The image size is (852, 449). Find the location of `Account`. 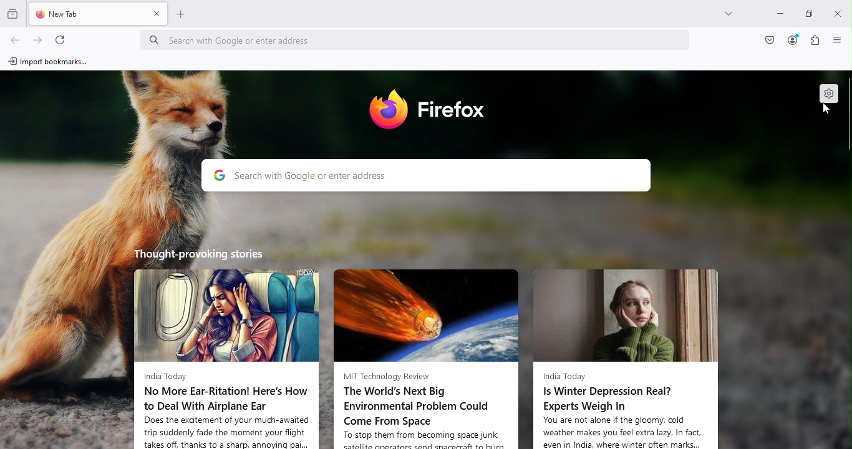

Account is located at coordinates (791, 40).